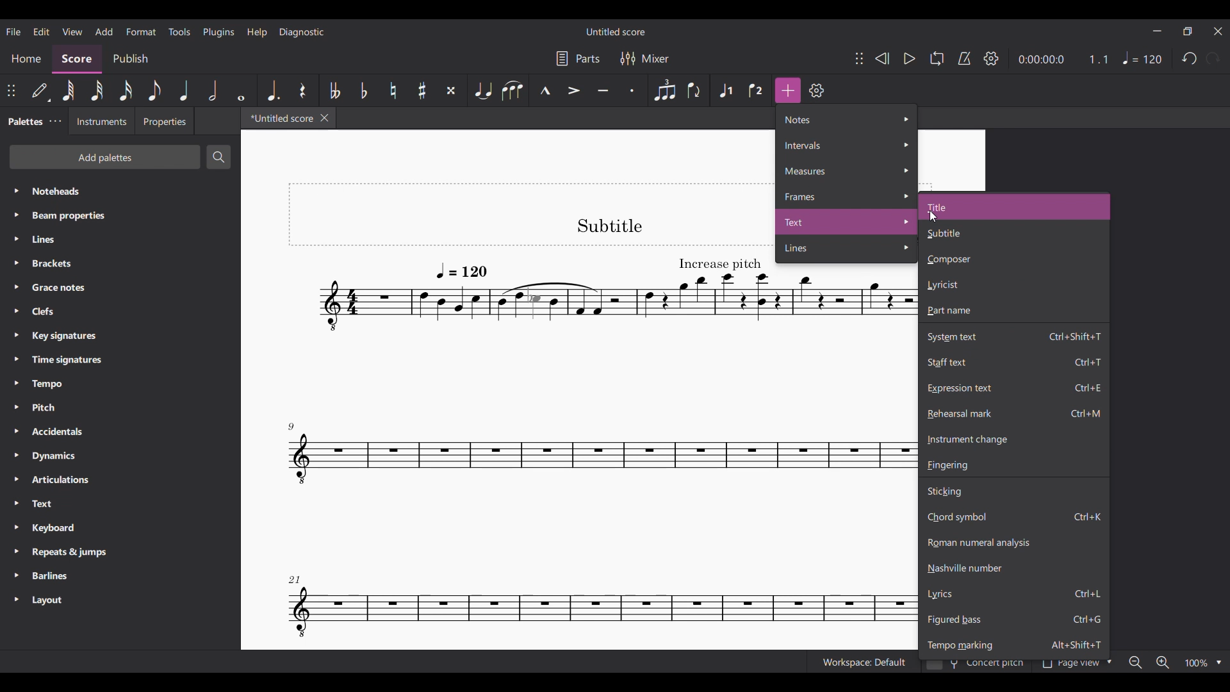 This screenshot has height=692, width=1230. Describe the element at coordinates (1013, 542) in the screenshot. I see `Roman numeral analysis` at that location.